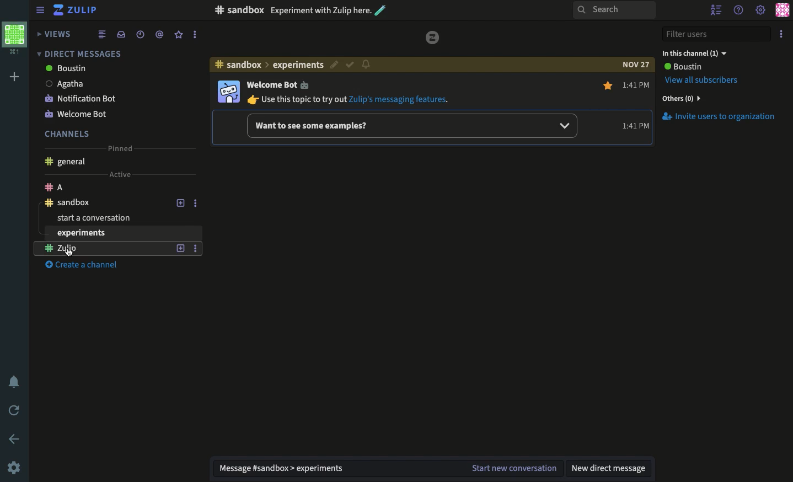 The height and width of the screenshot is (482, 793). Describe the element at coordinates (694, 53) in the screenshot. I see `In this channel` at that location.